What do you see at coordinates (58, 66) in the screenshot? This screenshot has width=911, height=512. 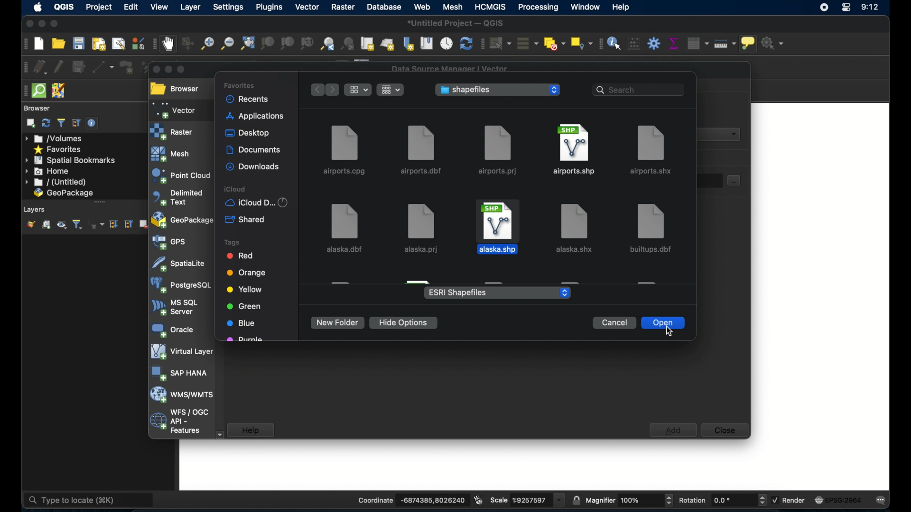 I see `toggle editing` at bounding box center [58, 66].